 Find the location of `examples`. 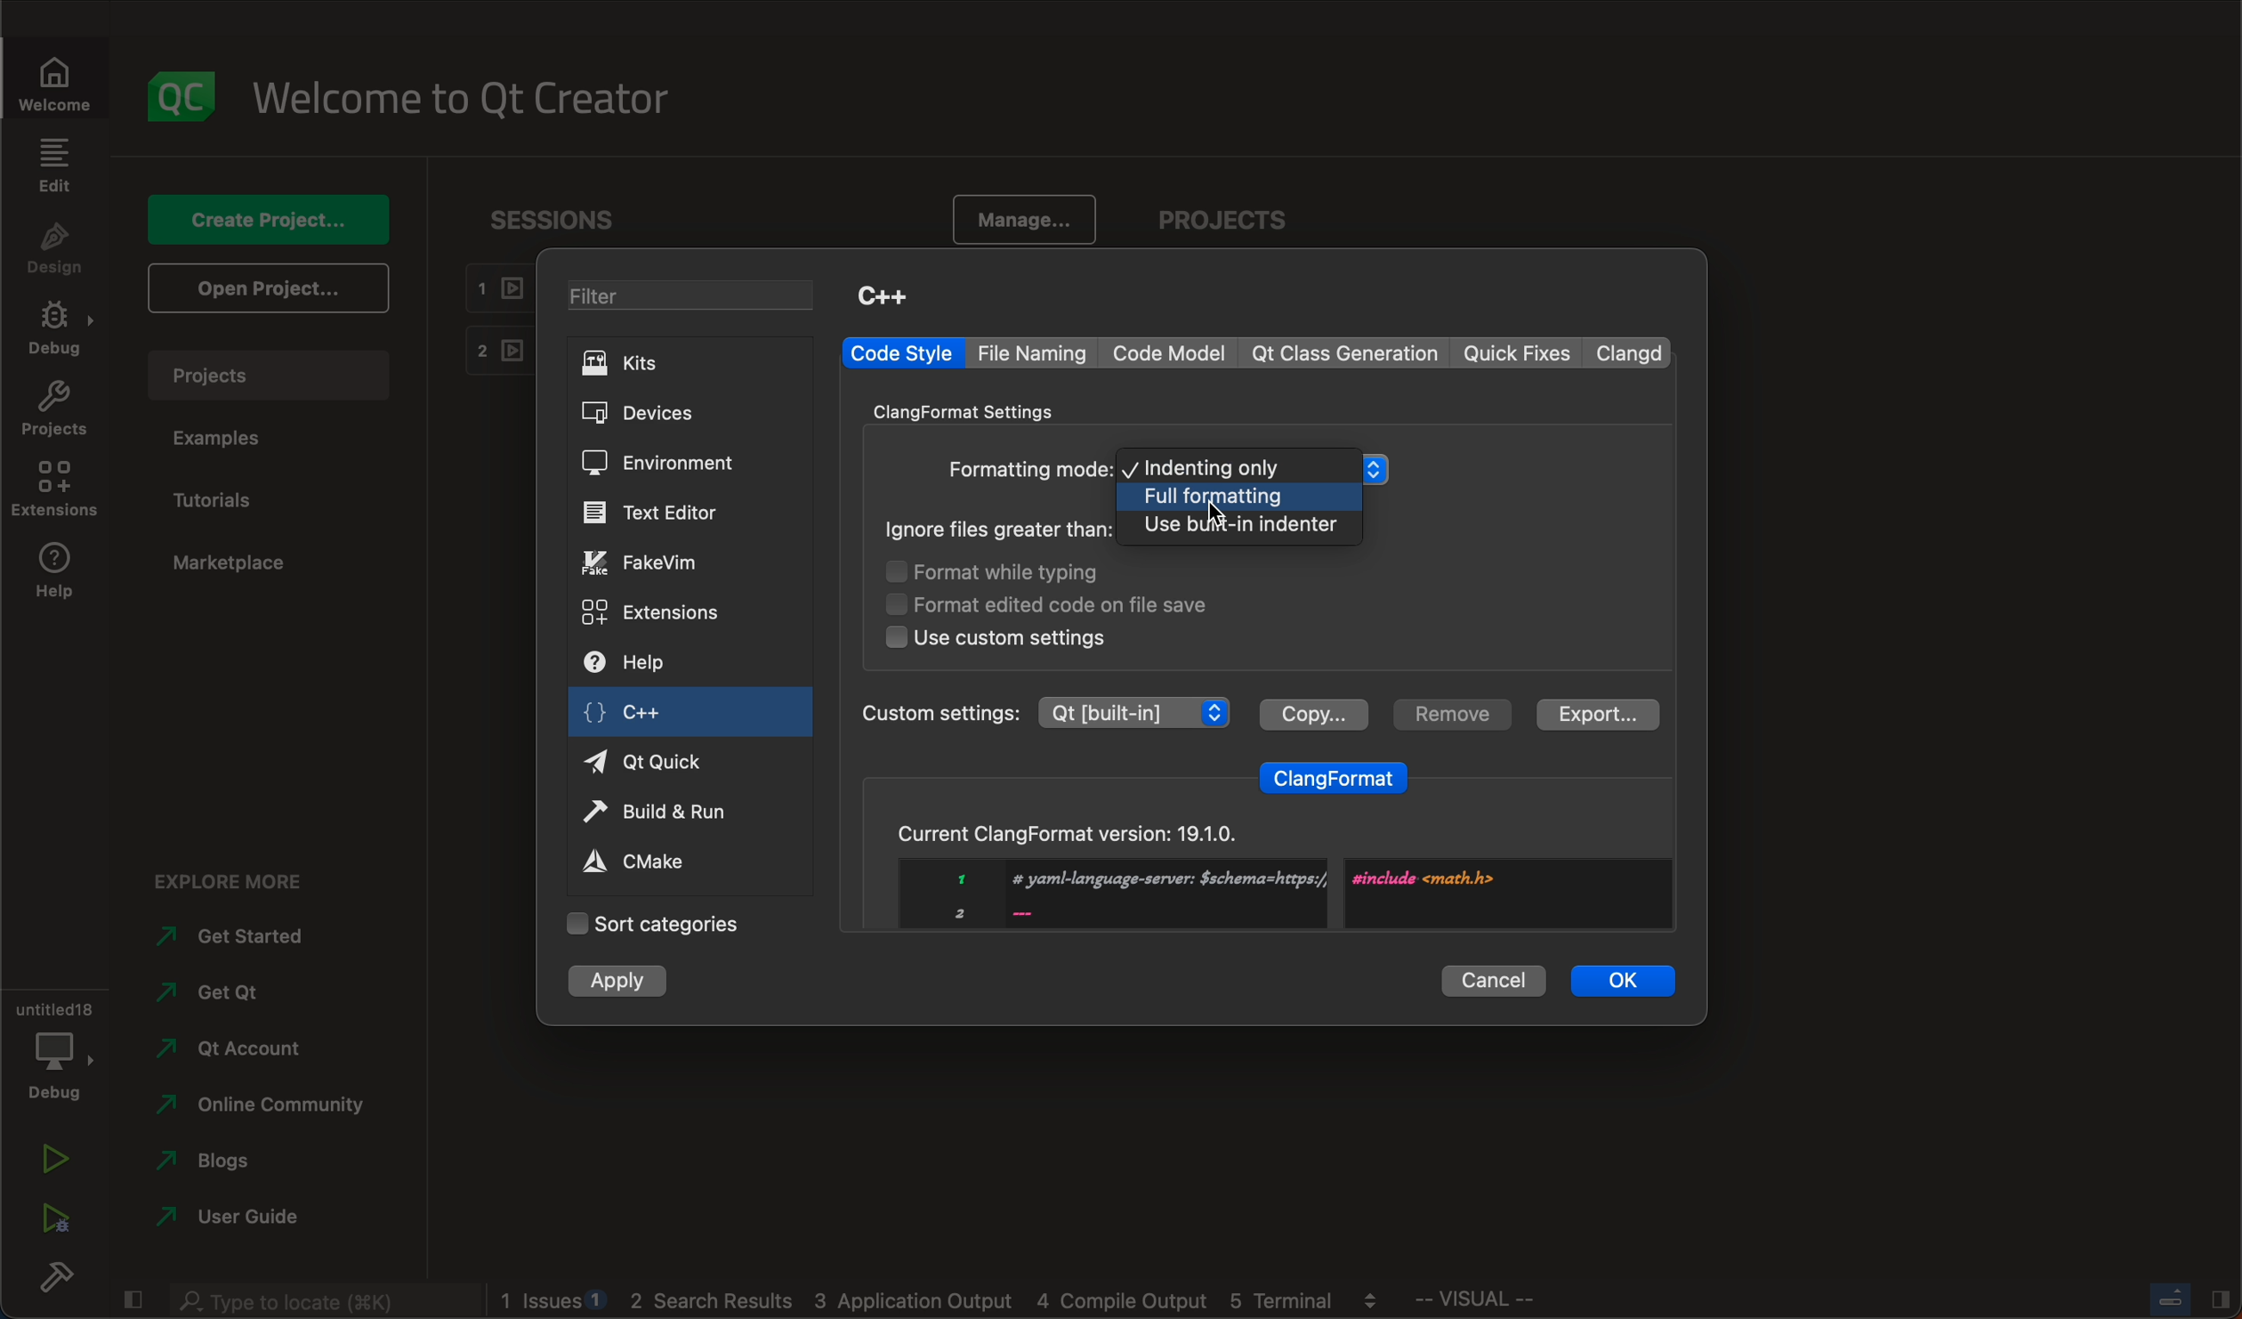

examples is located at coordinates (225, 439).